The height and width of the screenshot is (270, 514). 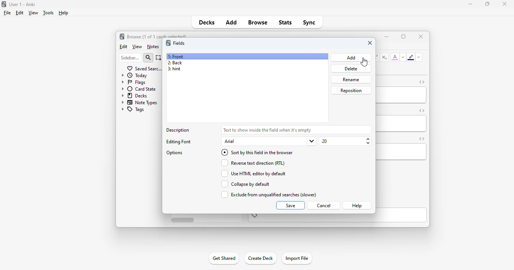 What do you see at coordinates (124, 47) in the screenshot?
I see `edit` at bounding box center [124, 47].